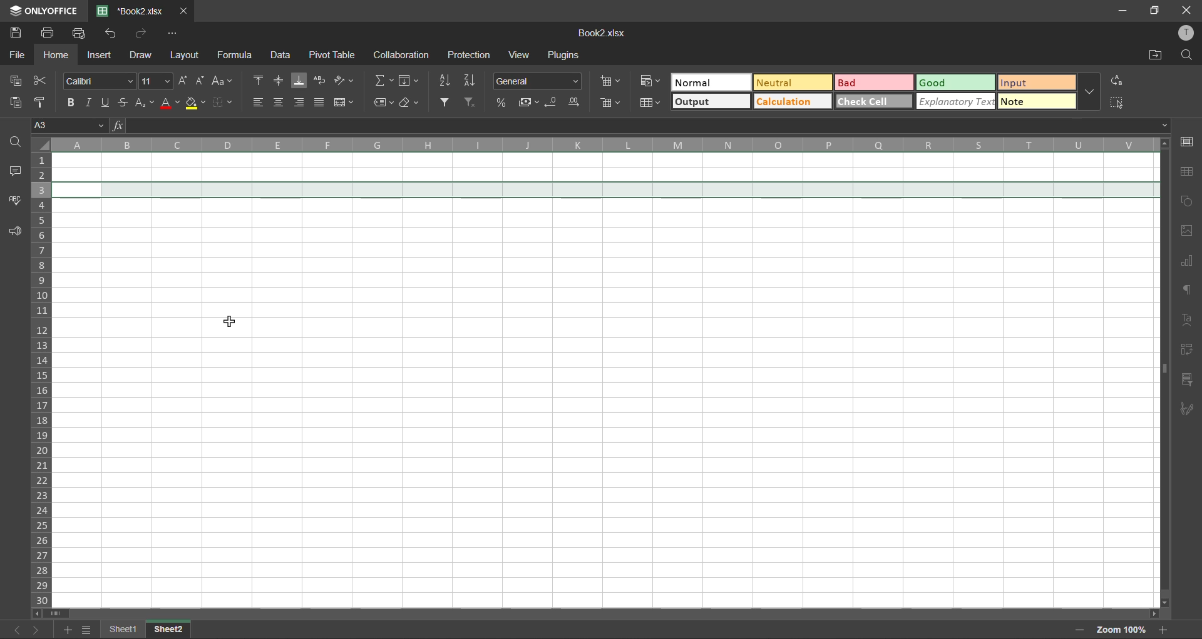 The height and width of the screenshot is (639, 1202). What do you see at coordinates (1189, 261) in the screenshot?
I see `charts` at bounding box center [1189, 261].